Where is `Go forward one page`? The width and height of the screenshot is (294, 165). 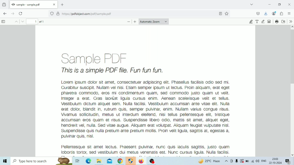 Go forward one page is located at coordinates (12, 13).